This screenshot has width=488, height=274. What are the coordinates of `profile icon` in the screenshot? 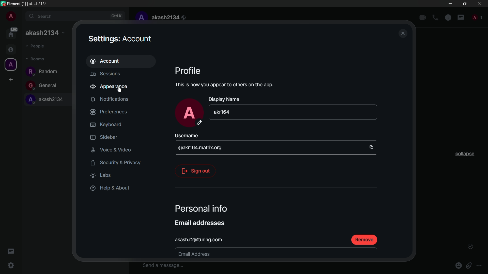 It's located at (10, 65).